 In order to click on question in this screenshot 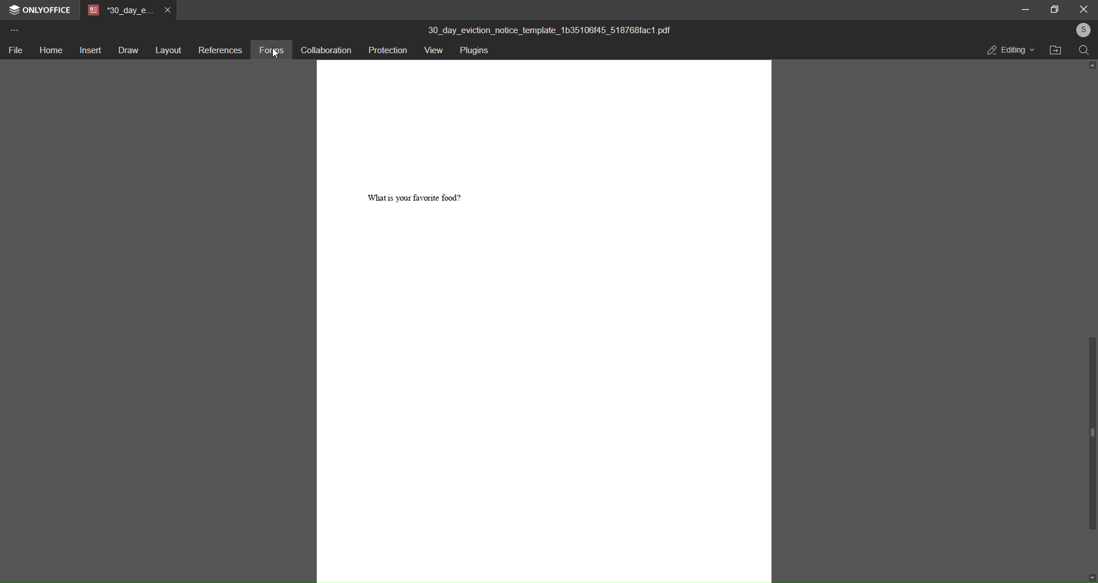, I will do `click(416, 195)`.